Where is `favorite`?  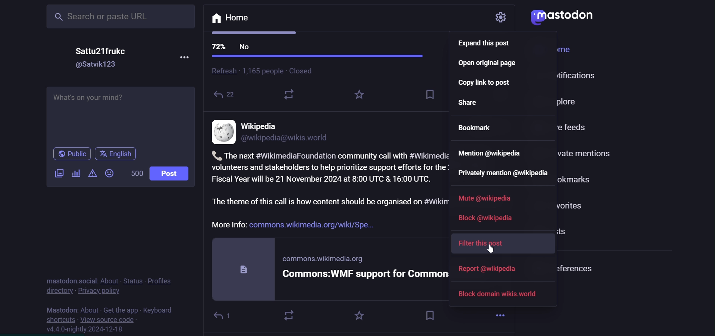 favorite is located at coordinates (362, 314).